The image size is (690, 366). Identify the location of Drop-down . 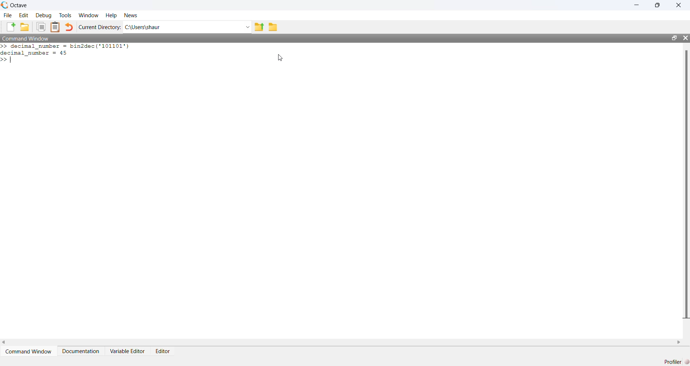
(248, 27).